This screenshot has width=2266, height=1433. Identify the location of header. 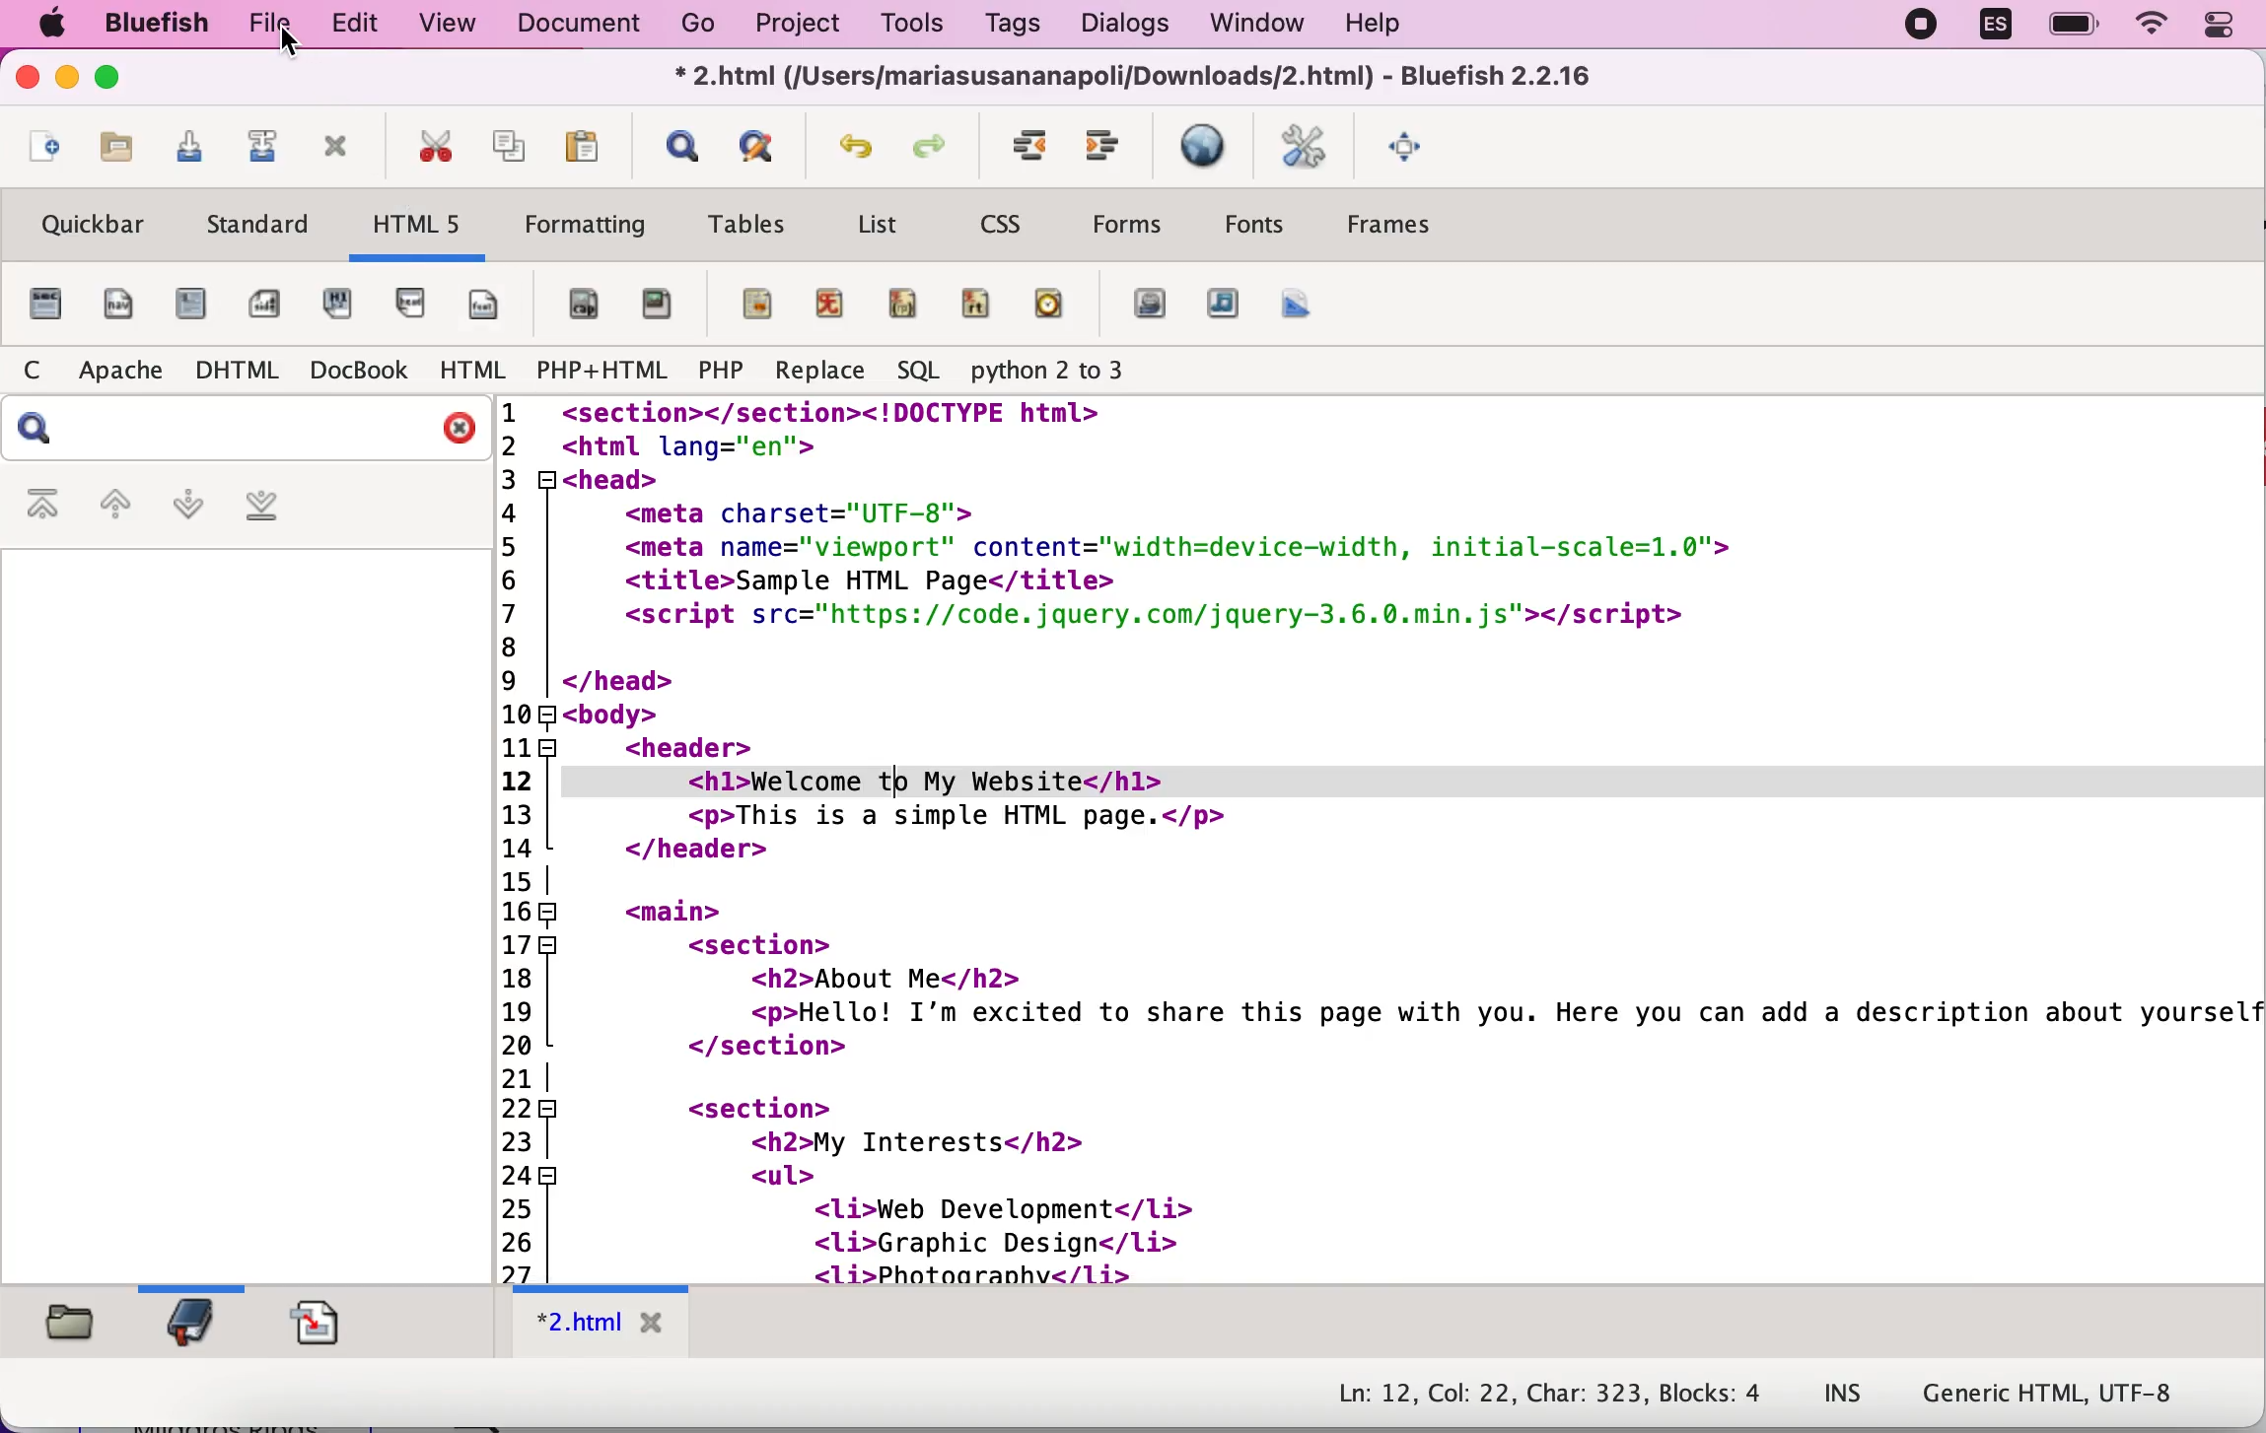
(412, 309).